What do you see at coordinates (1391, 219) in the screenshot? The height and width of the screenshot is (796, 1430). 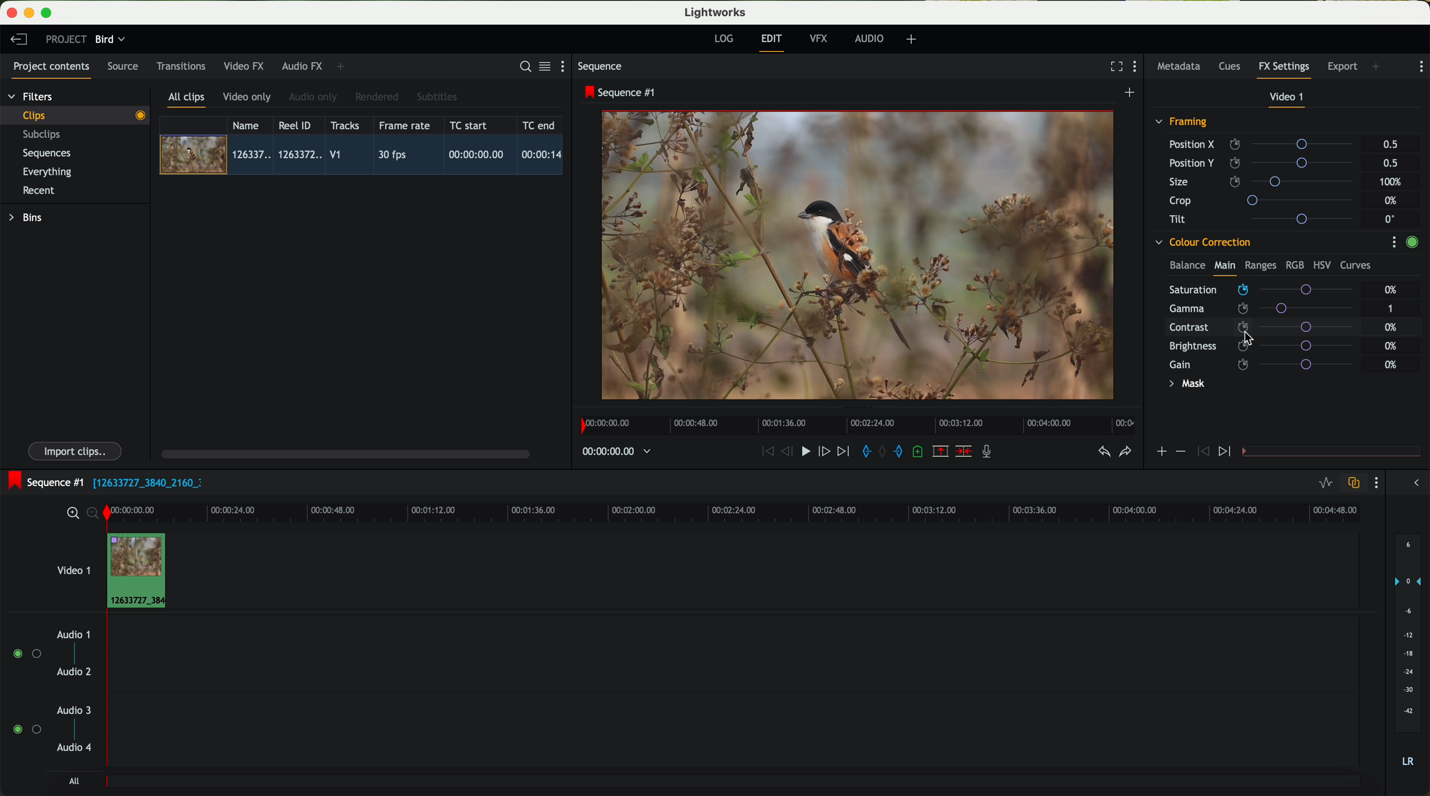 I see `0°` at bounding box center [1391, 219].